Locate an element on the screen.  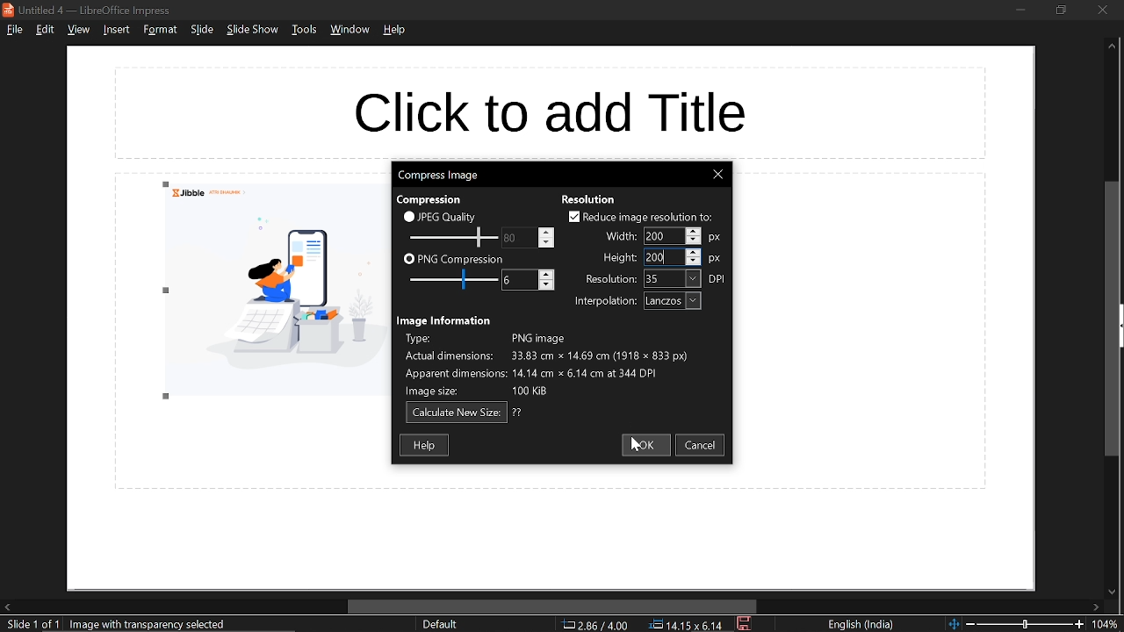
restore down is located at coordinates (1060, 10).